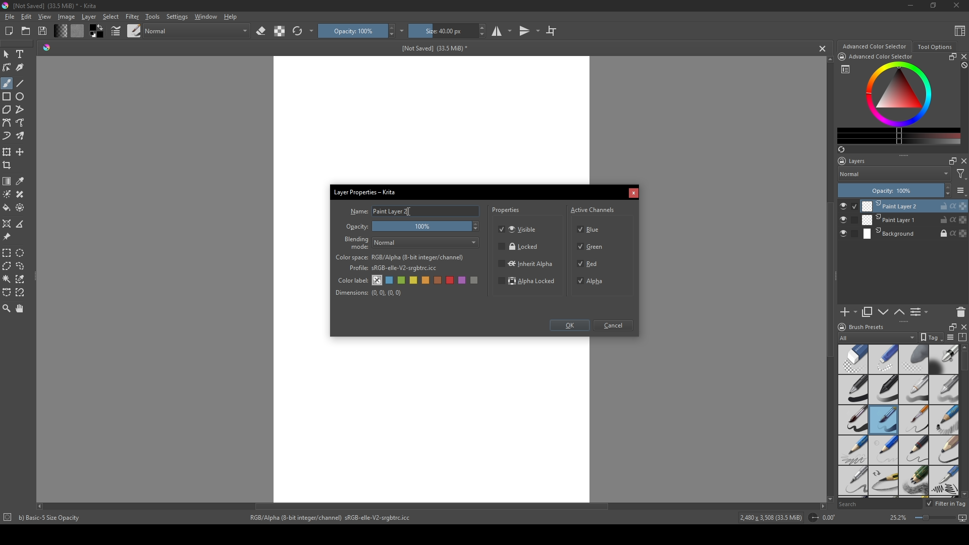 The height and width of the screenshot is (545, 969). I want to click on erase, so click(261, 31).